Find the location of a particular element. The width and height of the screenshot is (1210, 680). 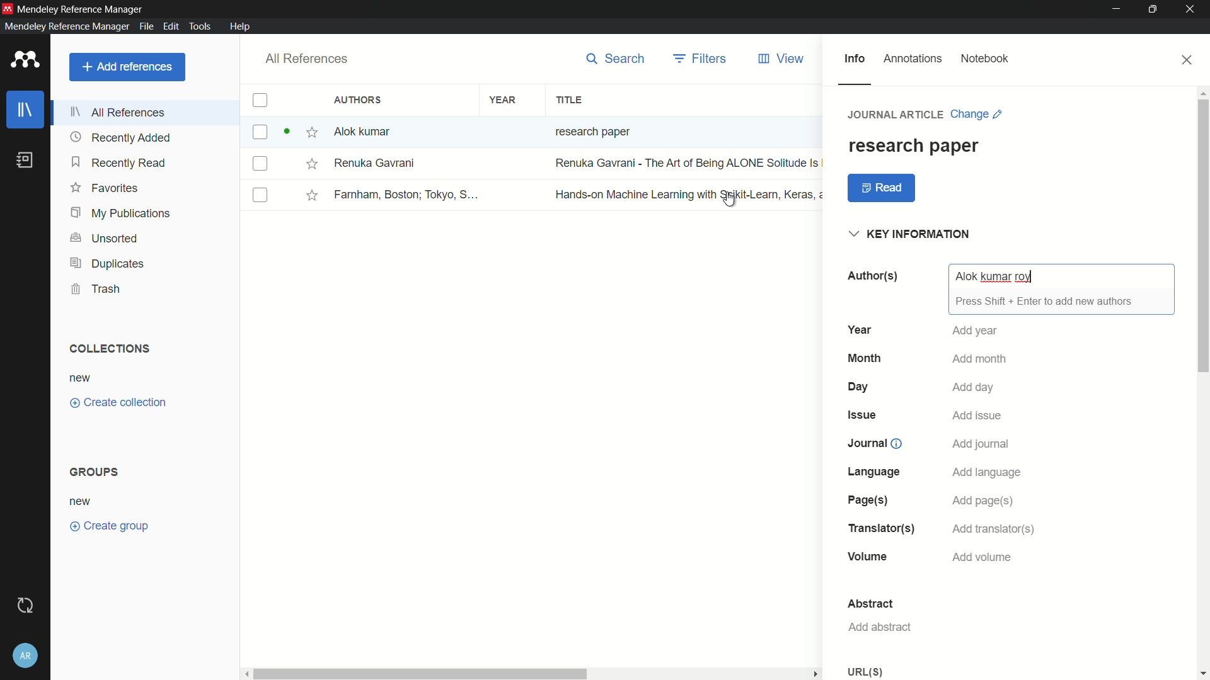

app name is located at coordinates (81, 9).